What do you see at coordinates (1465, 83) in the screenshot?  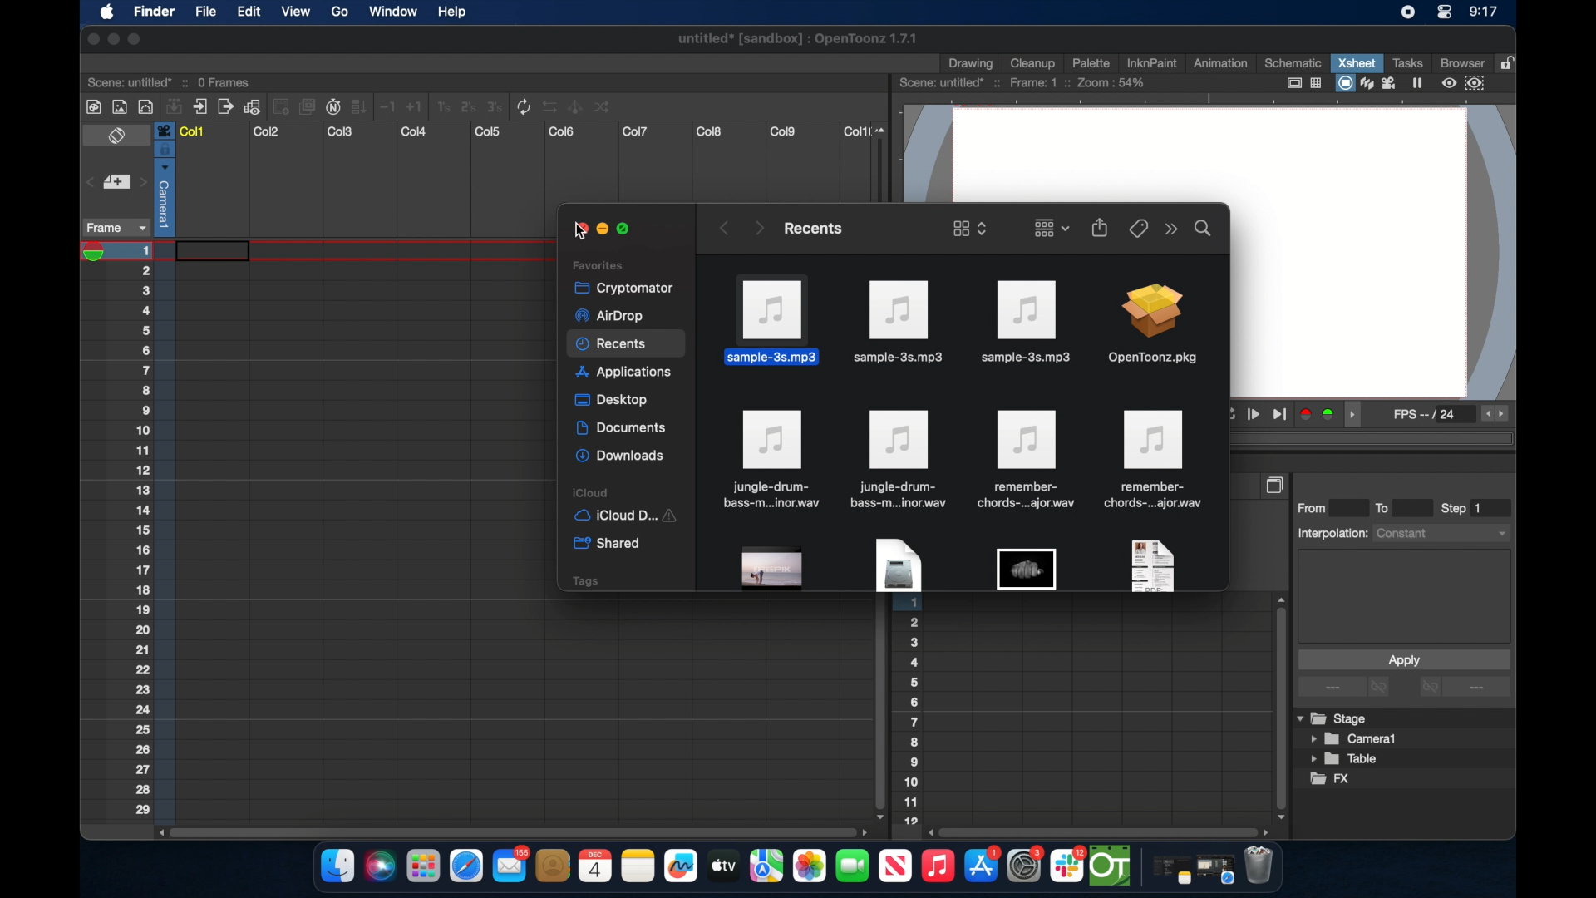 I see `preview` at bounding box center [1465, 83].